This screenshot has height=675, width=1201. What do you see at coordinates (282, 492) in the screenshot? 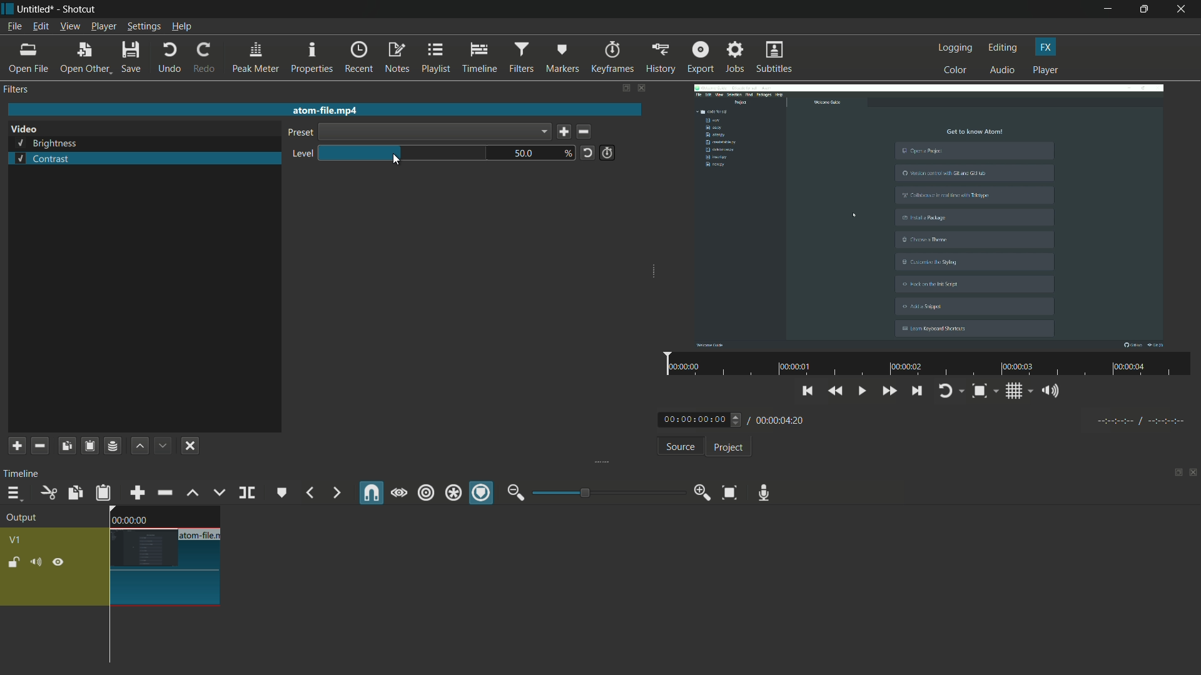
I see `create/edit marker` at bounding box center [282, 492].